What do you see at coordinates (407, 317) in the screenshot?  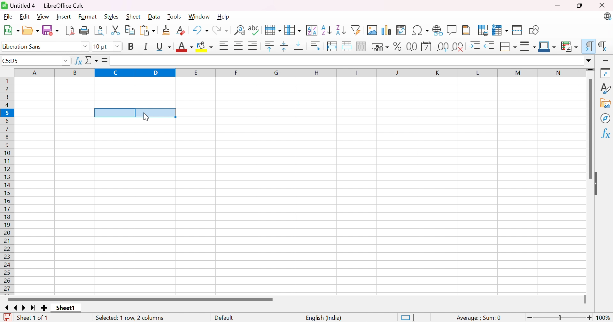 I see `Standard Selection. Click to change selection mode.` at bounding box center [407, 317].